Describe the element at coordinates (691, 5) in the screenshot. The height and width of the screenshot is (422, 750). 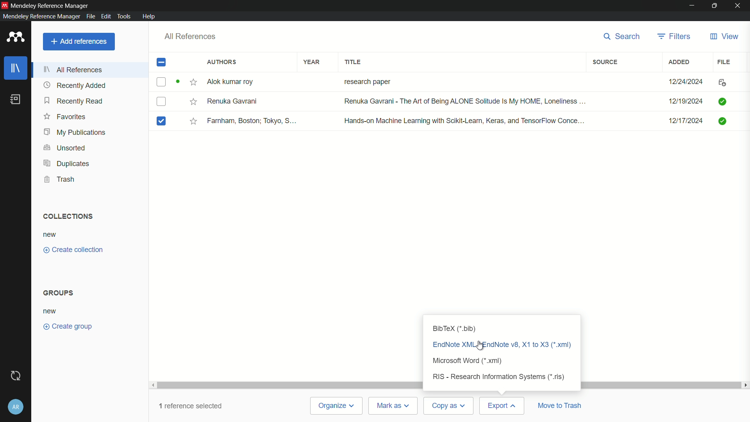
I see `minimize` at that location.